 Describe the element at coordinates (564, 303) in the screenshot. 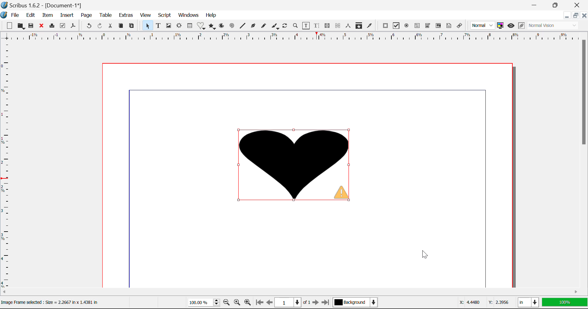

I see `100%` at that location.